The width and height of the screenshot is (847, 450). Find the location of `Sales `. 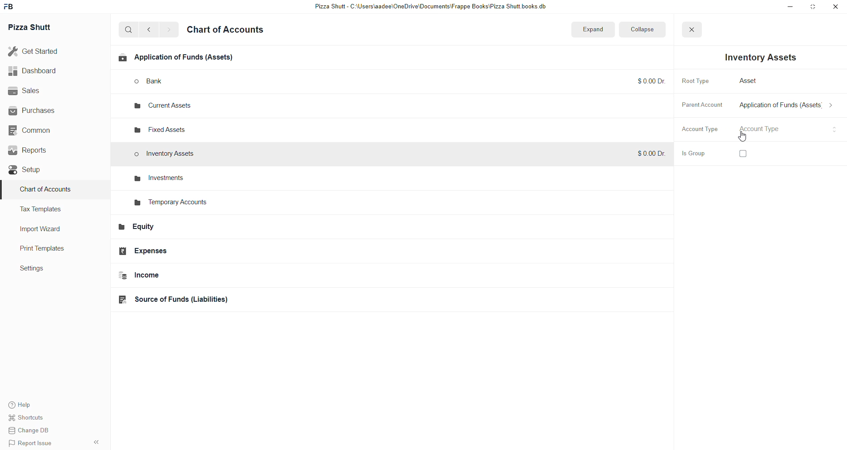

Sales  is located at coordinates (38, 91).